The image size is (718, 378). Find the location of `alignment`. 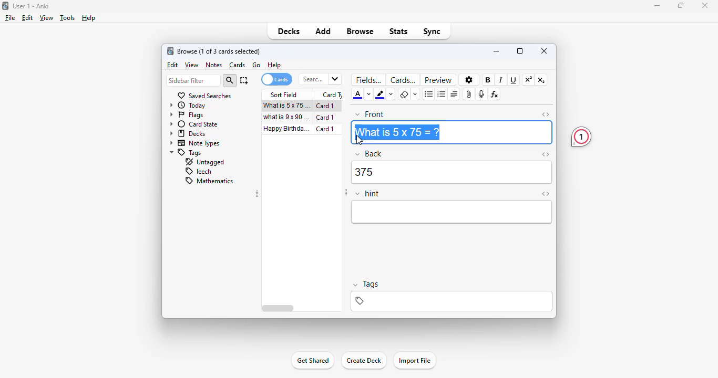

alignment is located at coordinates (454, 94).